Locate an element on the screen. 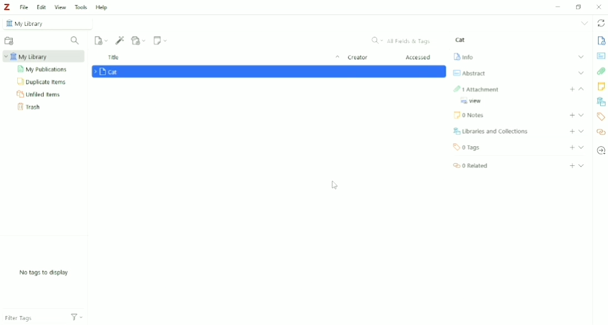  Duplicate Items is located at coordinates (42, 81).